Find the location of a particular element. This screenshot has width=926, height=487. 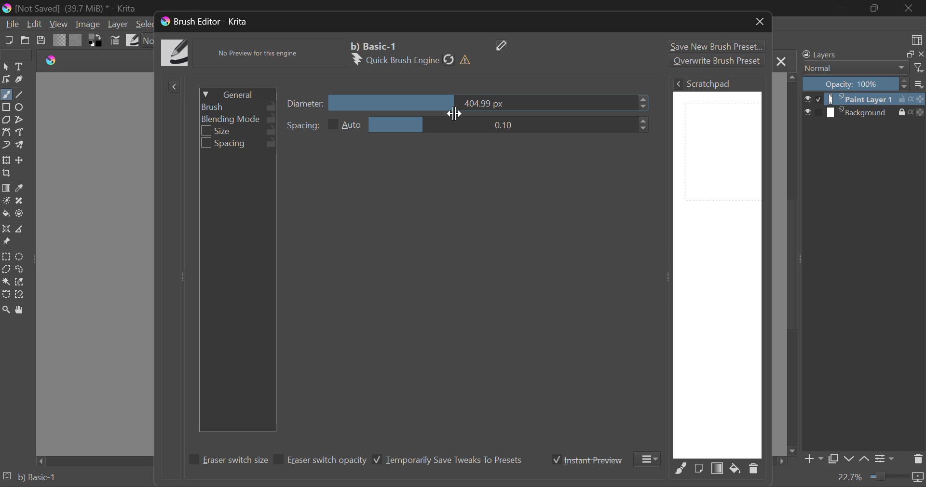

Reference Images is located at coordinates (6, 243).